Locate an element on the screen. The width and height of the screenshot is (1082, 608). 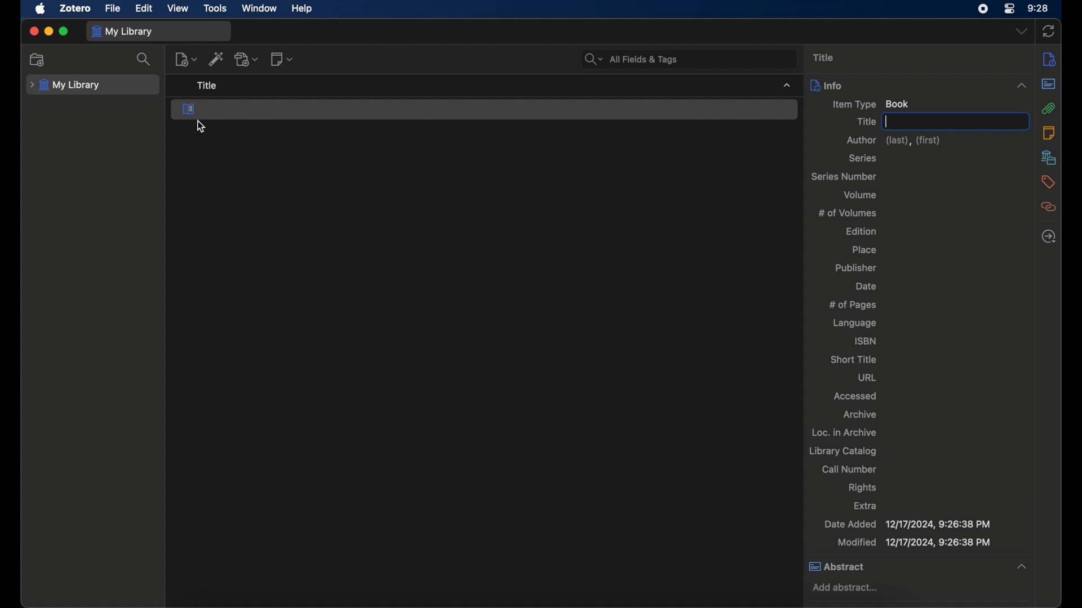
add item by identifier is located at coordinates (216, 59).